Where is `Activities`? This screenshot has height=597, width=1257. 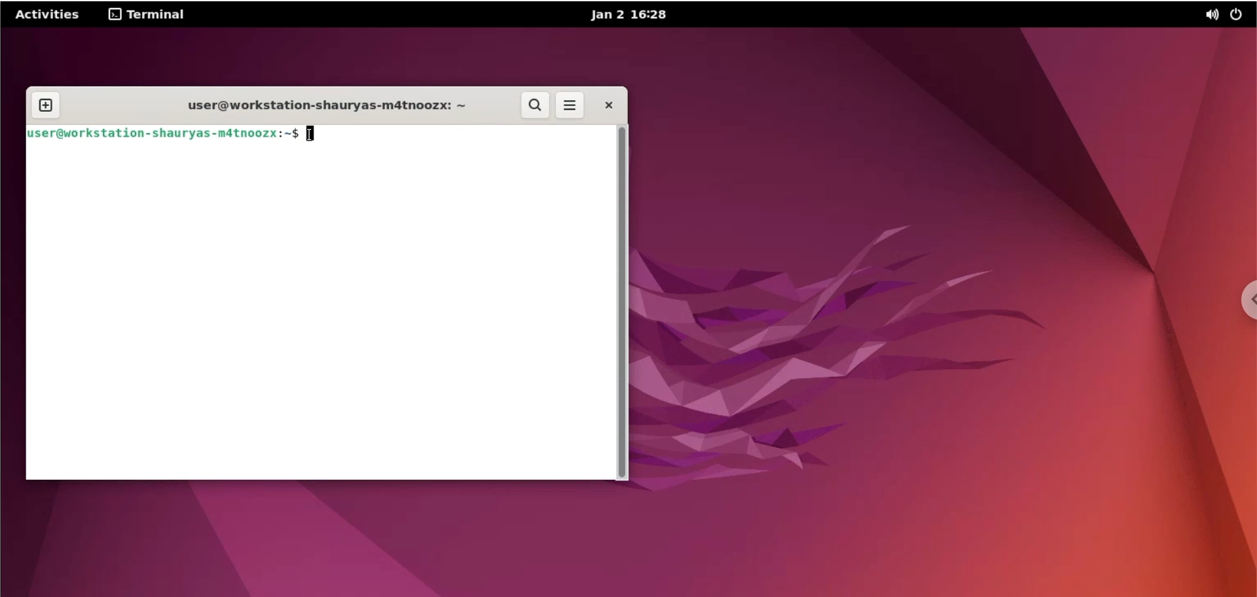 Activities is located at coordinates (49, 16).